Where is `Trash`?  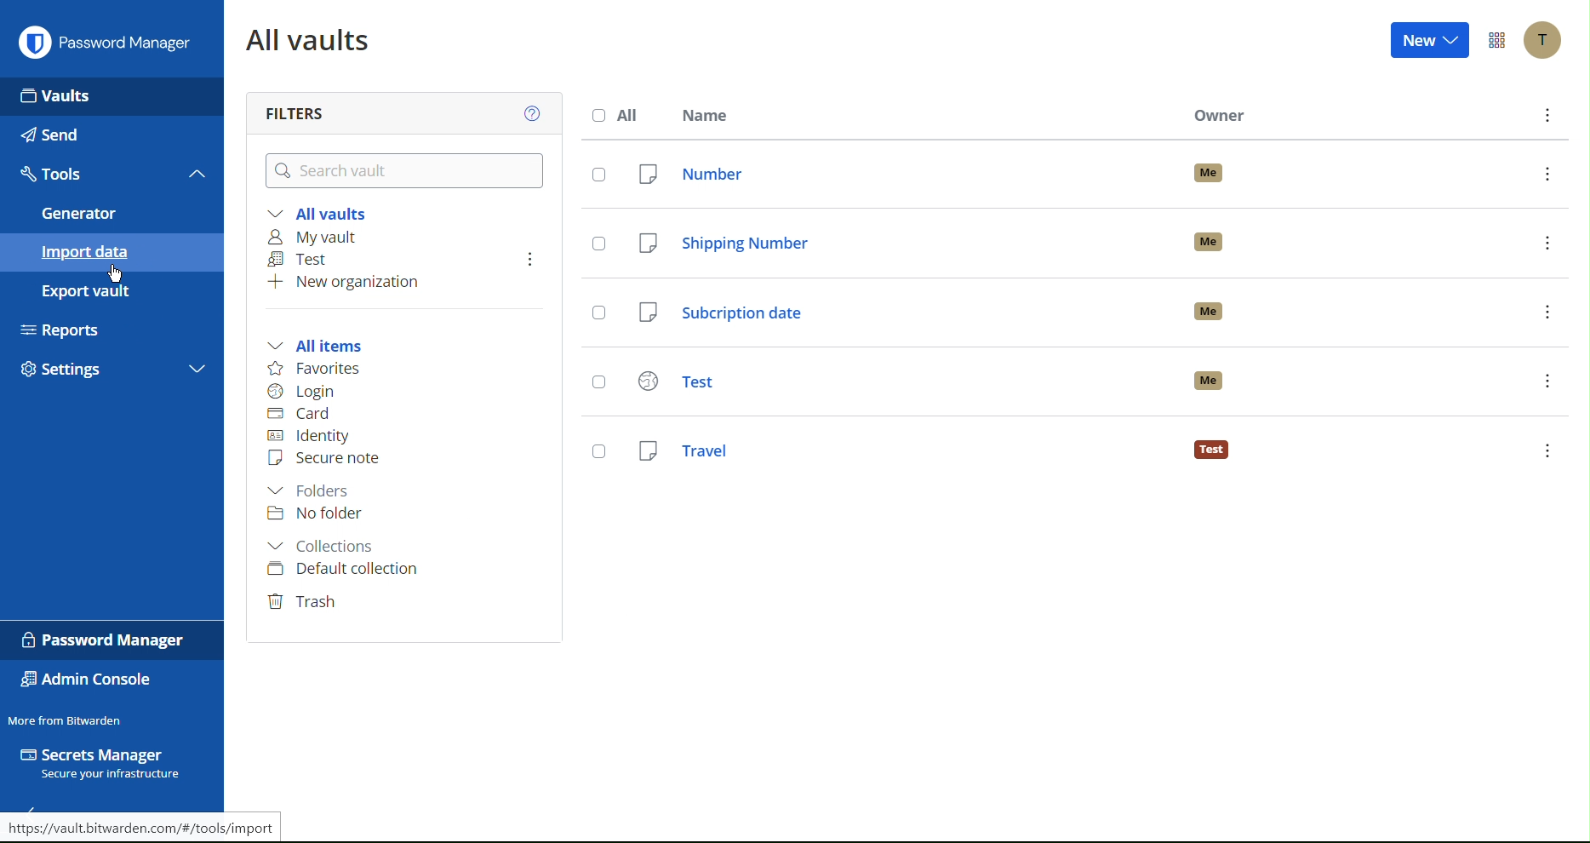 Trash is located at coordinates (307, 602).